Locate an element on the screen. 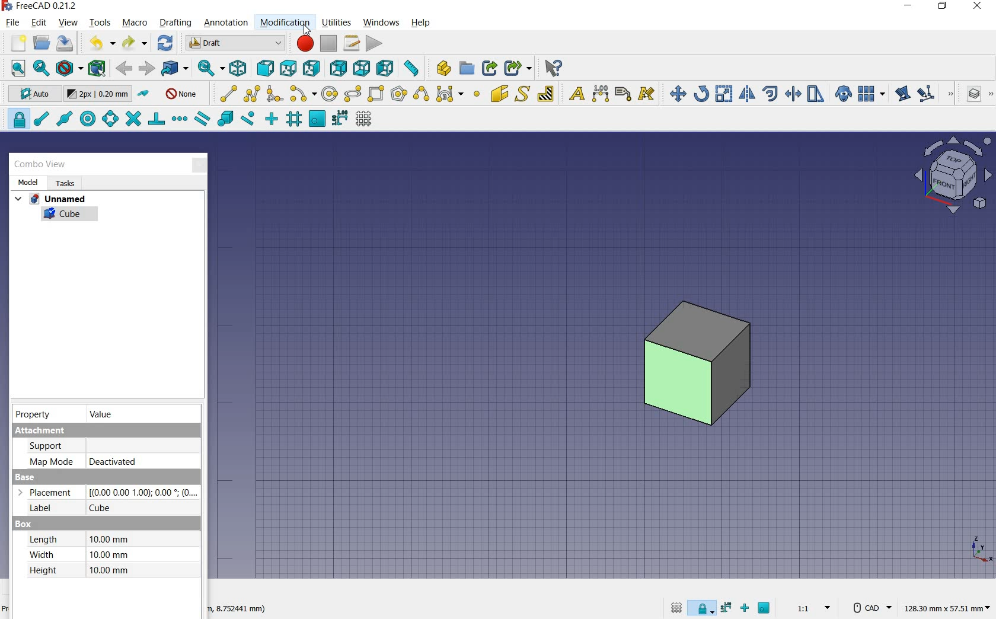 Image resolution: width=996 pixels, height=619 pixels. Width: 10.00 mm is located at coordinates (78, 555).